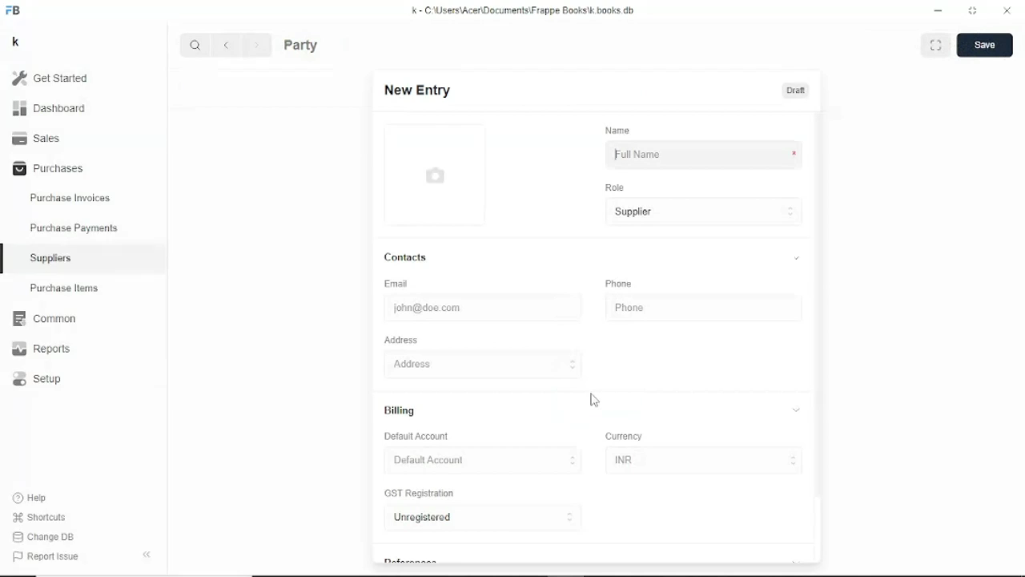 Image resolution: width=1025 pixels, height=577 pixels. Describe the element at coordinates (625, 436) in the screenshot. I see `Currency` at that location.